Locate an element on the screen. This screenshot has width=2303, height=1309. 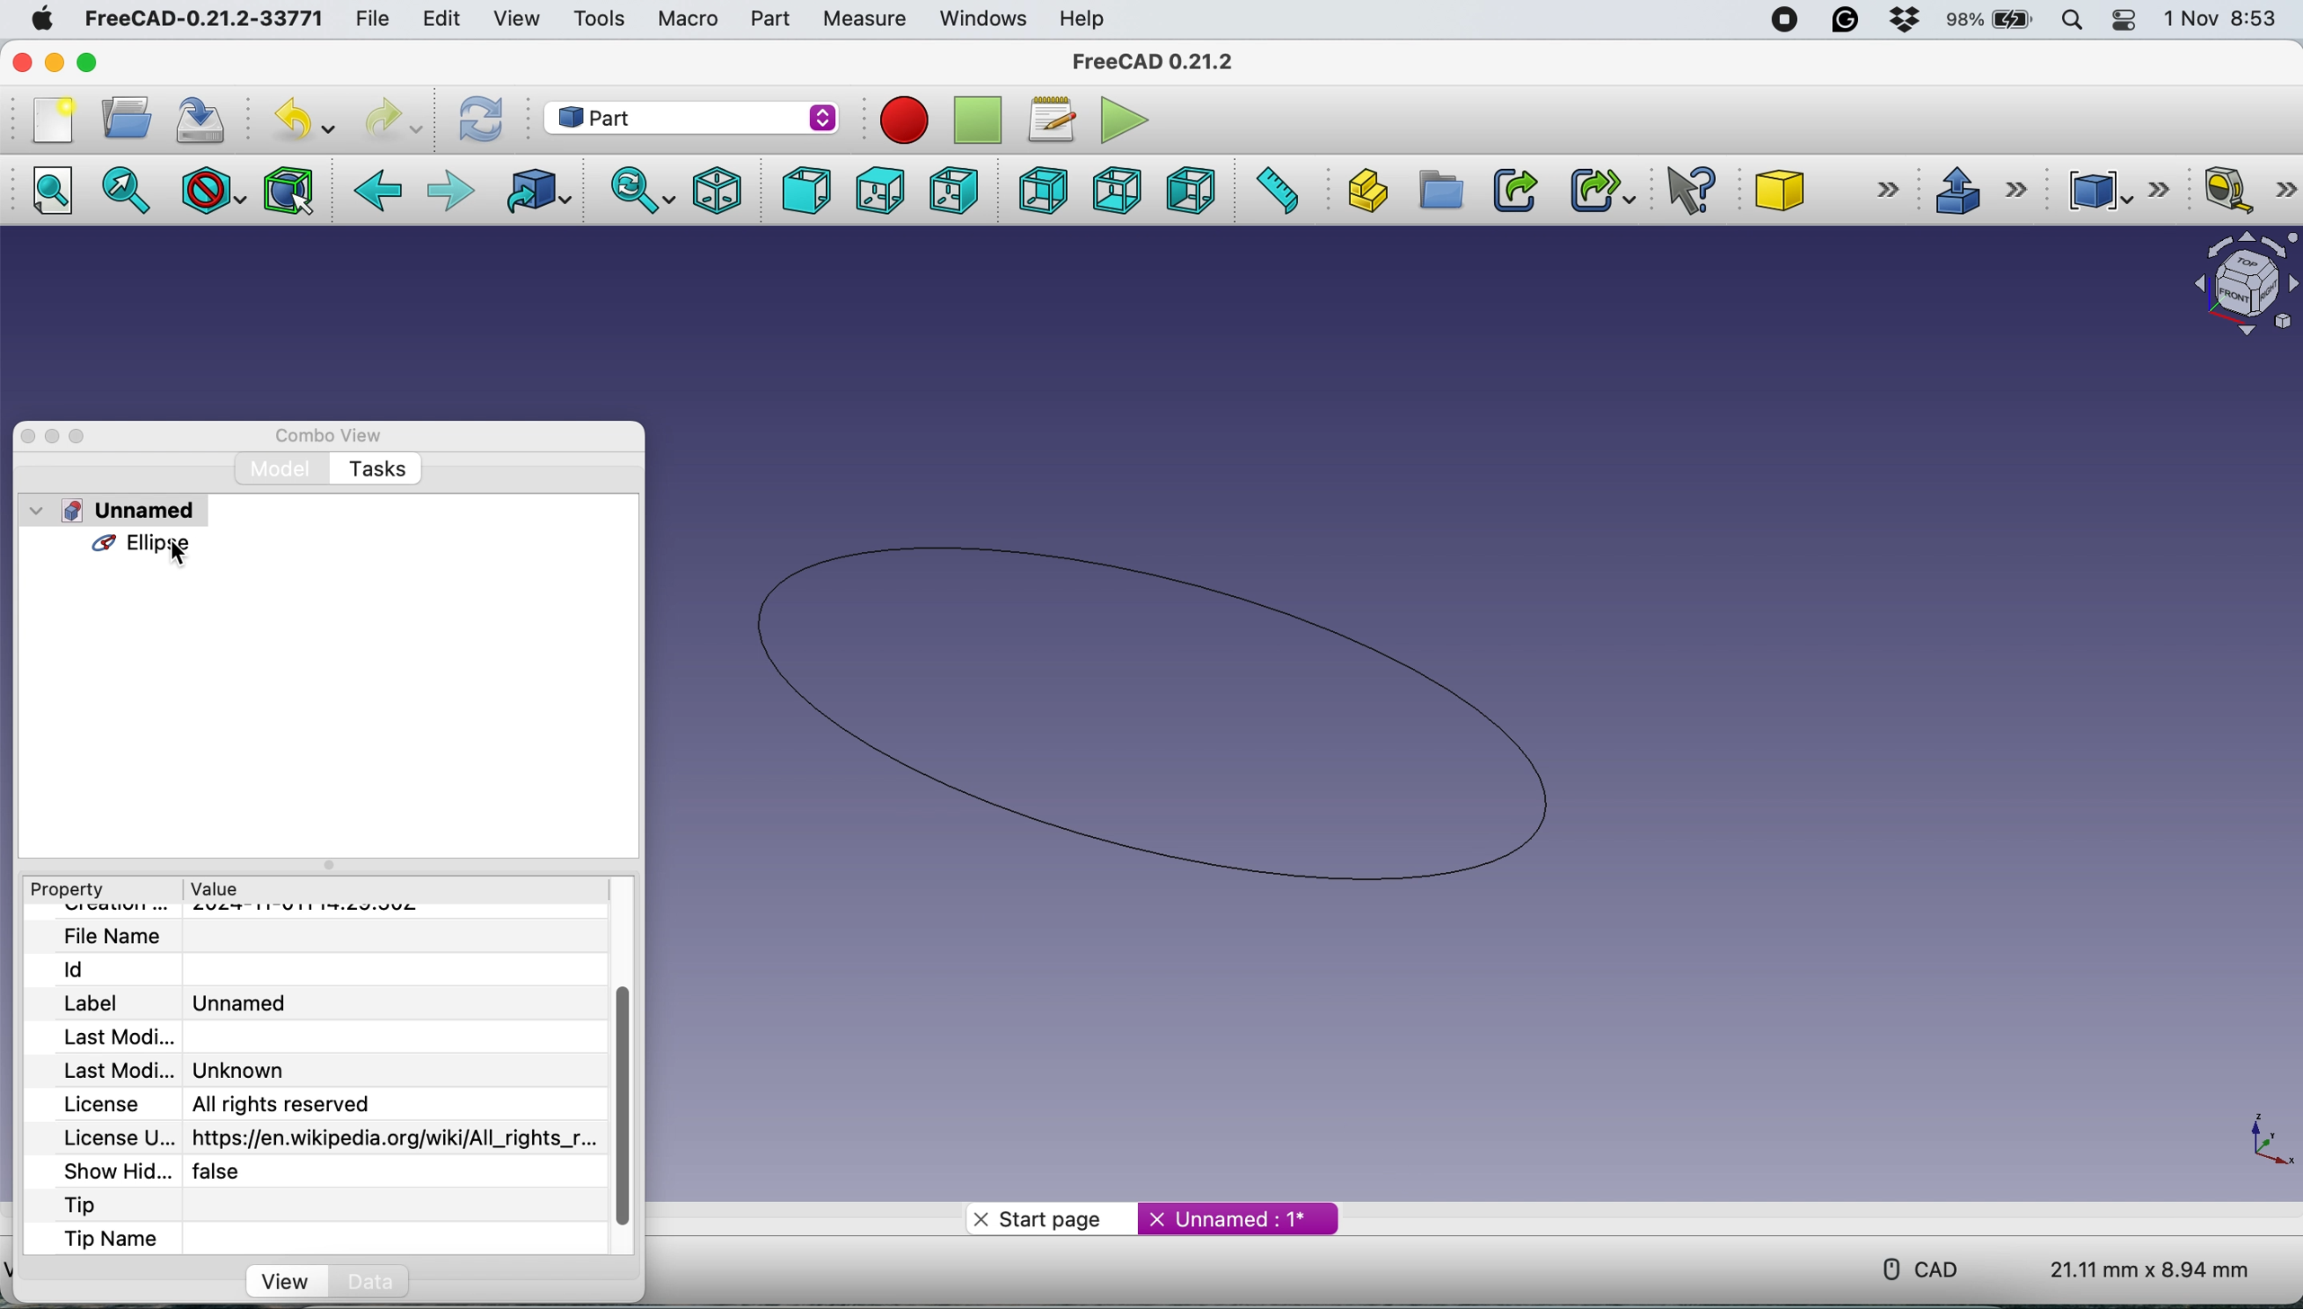
execute macros is located at coordinates (1120, 120).